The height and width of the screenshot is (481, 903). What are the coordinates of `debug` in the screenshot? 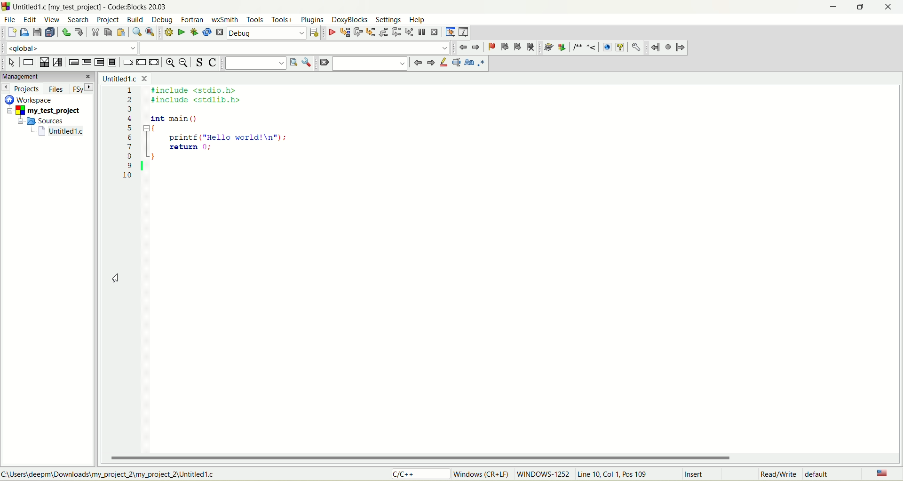 It's located at (331, 32).